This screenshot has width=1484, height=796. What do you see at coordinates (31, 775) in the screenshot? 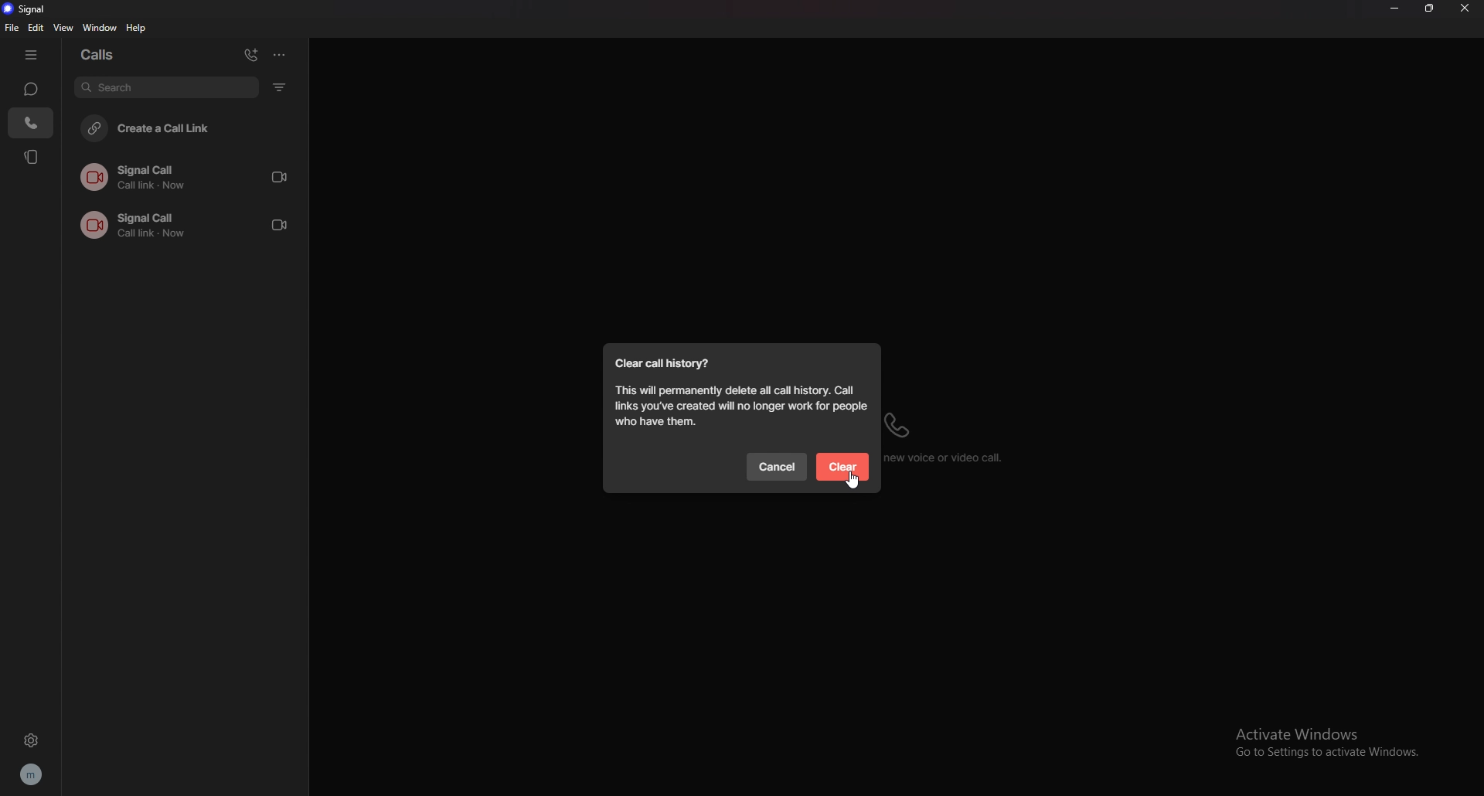
I see `profile` at bounding box center [31, 775].